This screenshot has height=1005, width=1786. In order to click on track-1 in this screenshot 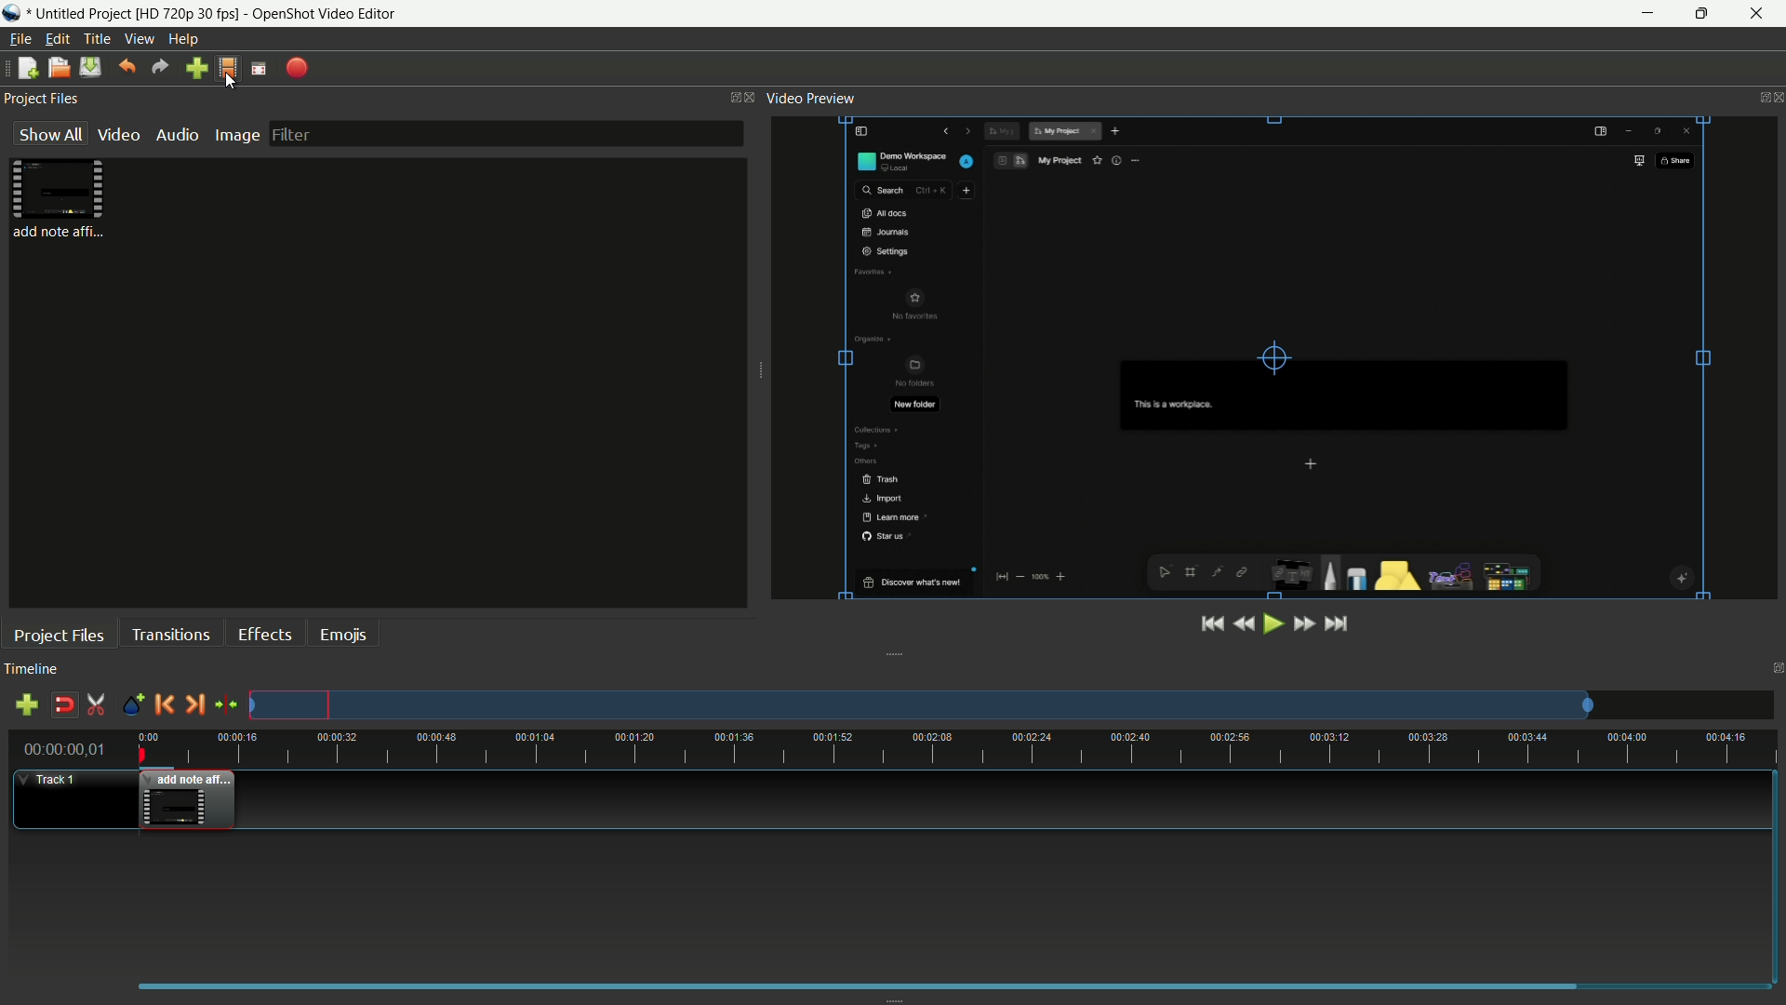, I will do `click(71, 799)`.